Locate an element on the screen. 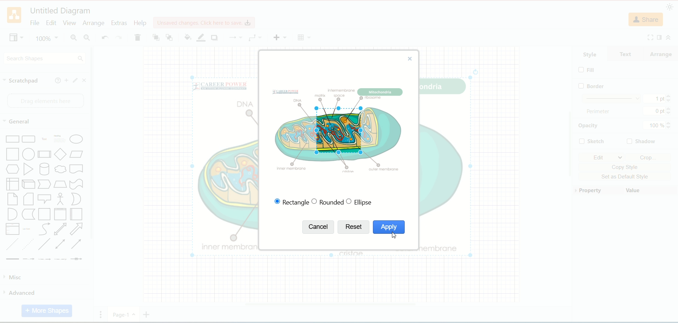  opacity is located at coordinates (589, 126).